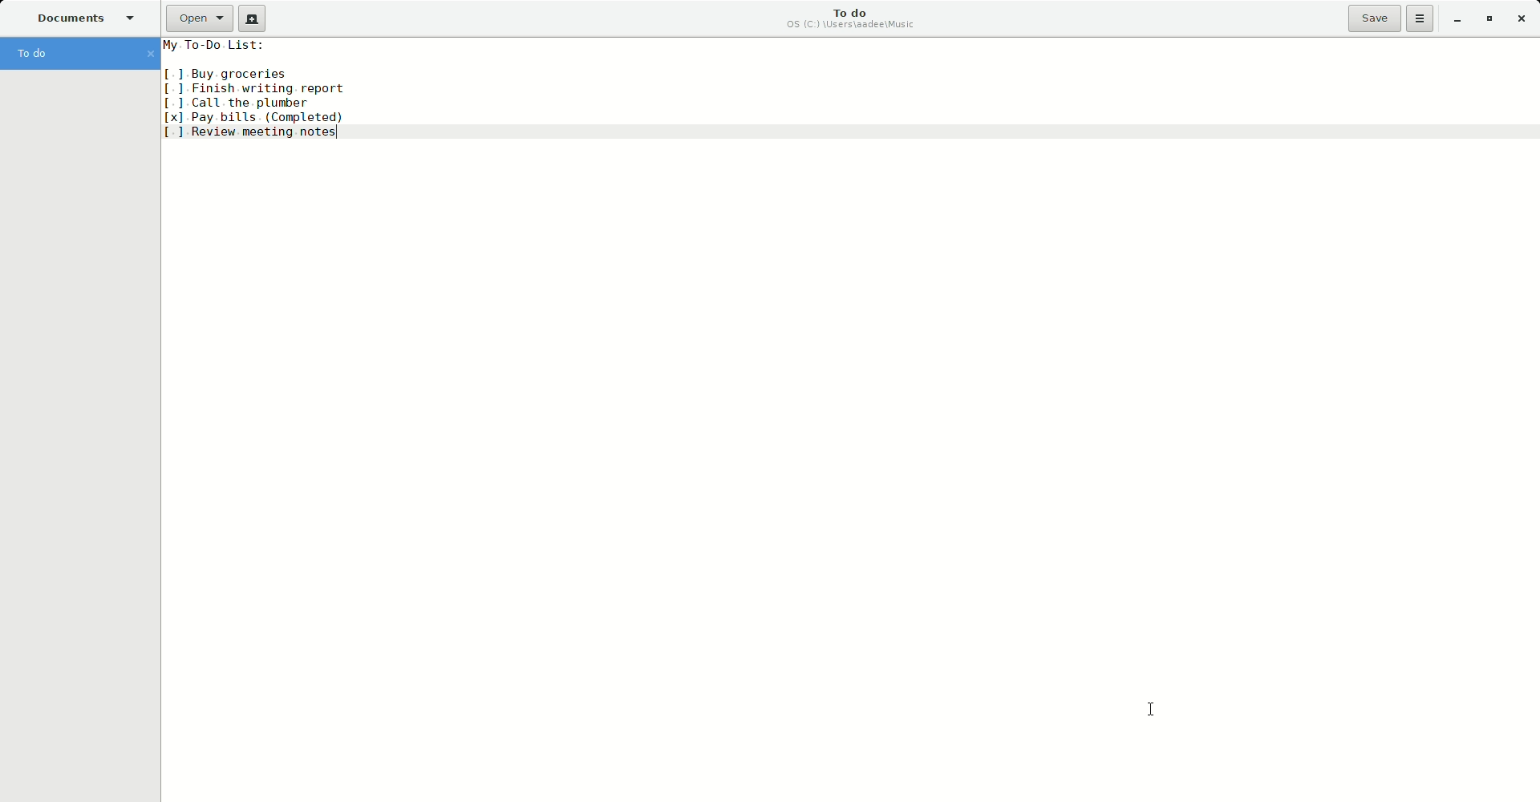 This screenshot has width=1540, height=802. What do you see at coordinates (197, 18) in the screenshot?
I see `Open` at bounding box center [197, 18].